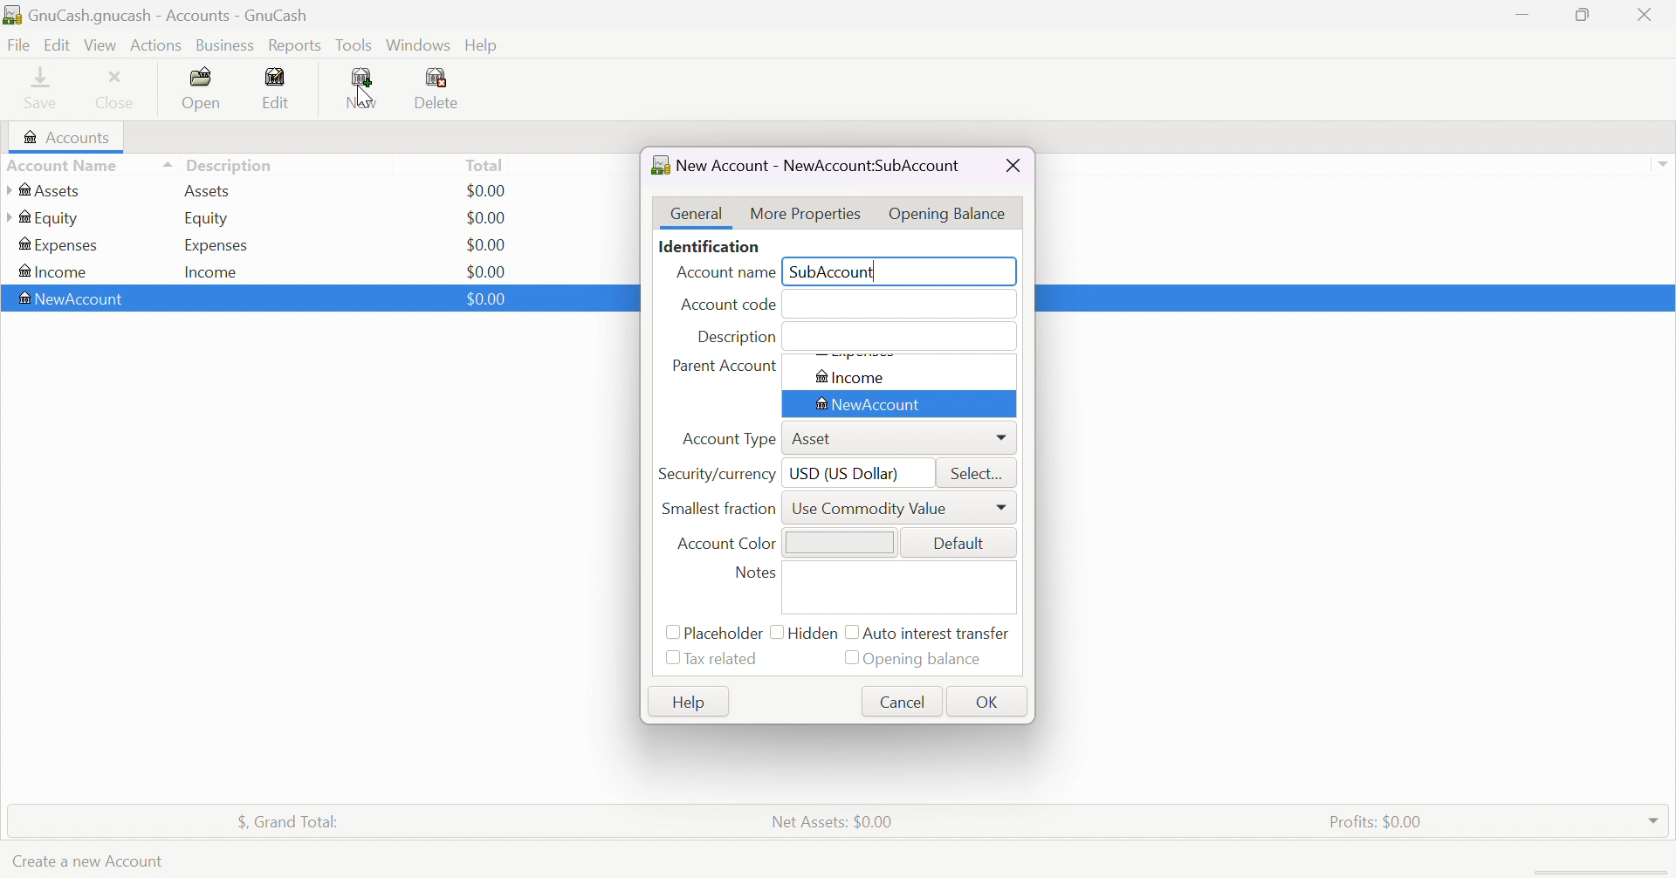 The width and height of the screenshot is (1676, 878). What do you see at coordinates (235, 164) in the screenshot?
I see `Description` at bounding box center [235, 164].